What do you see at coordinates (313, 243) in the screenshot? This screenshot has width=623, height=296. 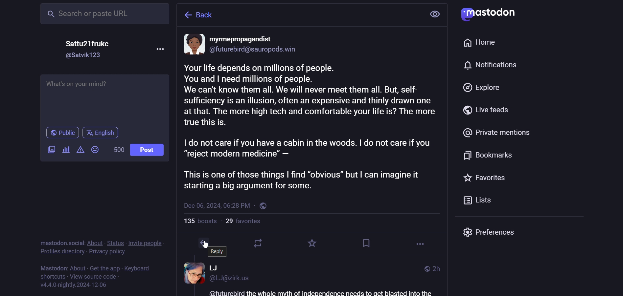 I see `favorite` at bounding box center [313, 243].